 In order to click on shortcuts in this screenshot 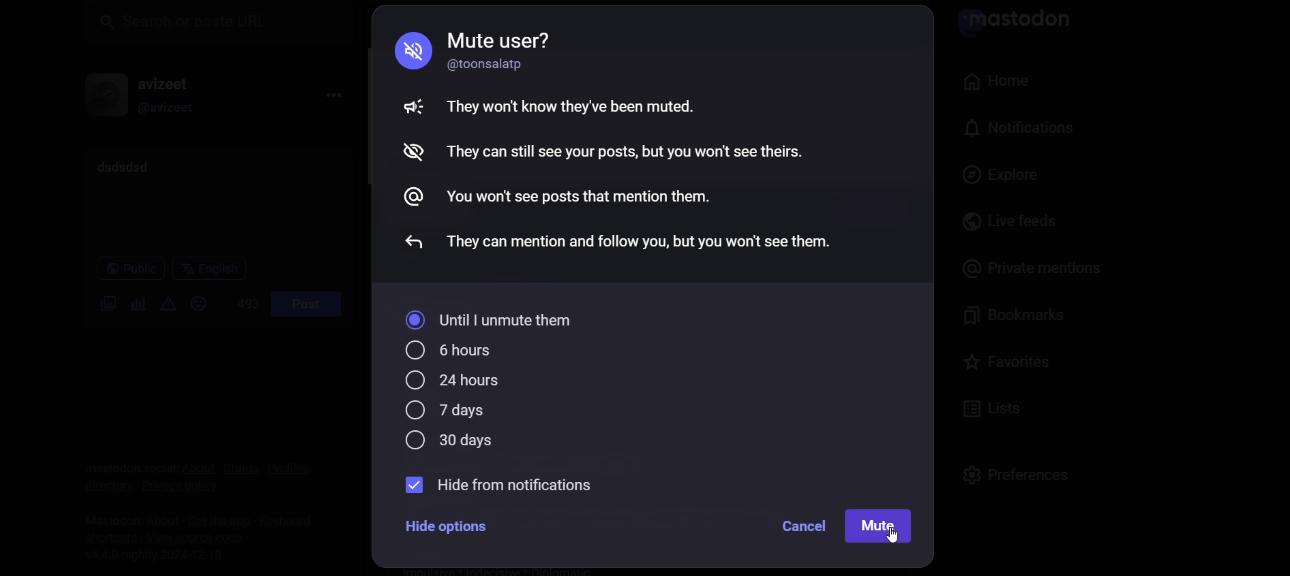, I will do `click(104, 536)`.